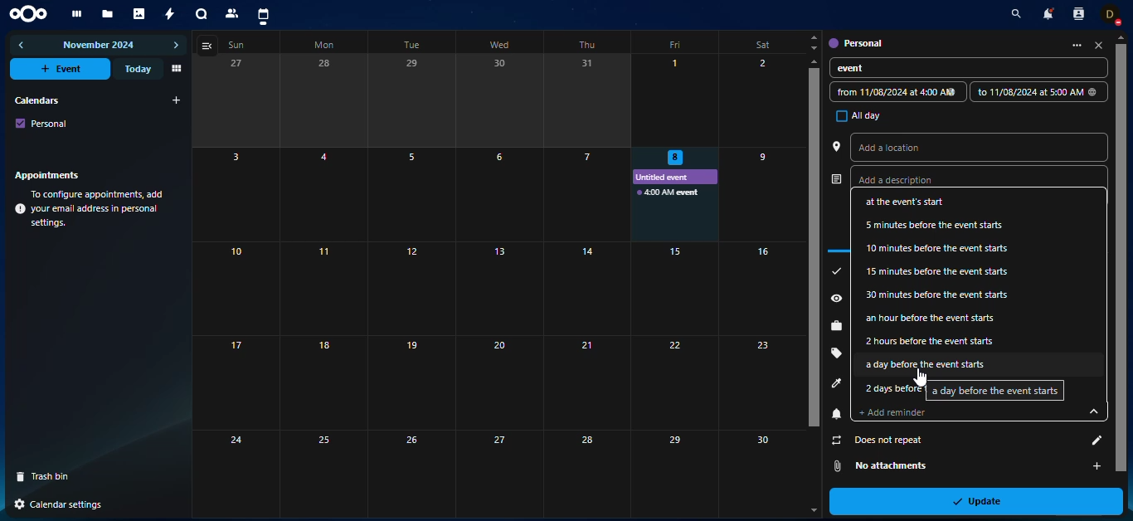 The width and height of the screenshot is (1133, 521). What do you see at coordinates (855, 41) in the screenshot?
I see `personal` at bounding box center [855, 41].